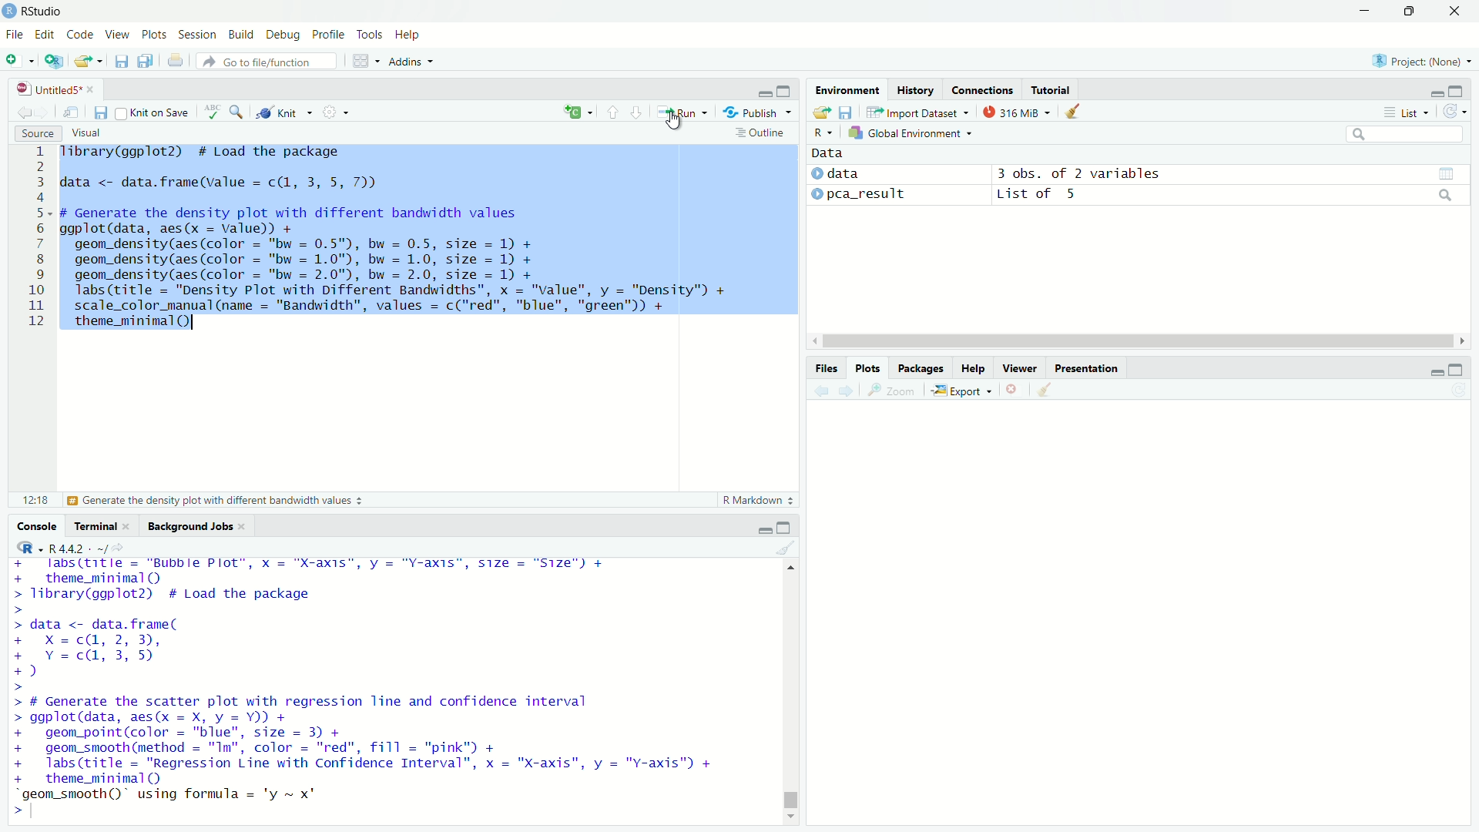  Describe the element at coordinates (32, 11) in the screenshot. I see `RStudio` at that location.